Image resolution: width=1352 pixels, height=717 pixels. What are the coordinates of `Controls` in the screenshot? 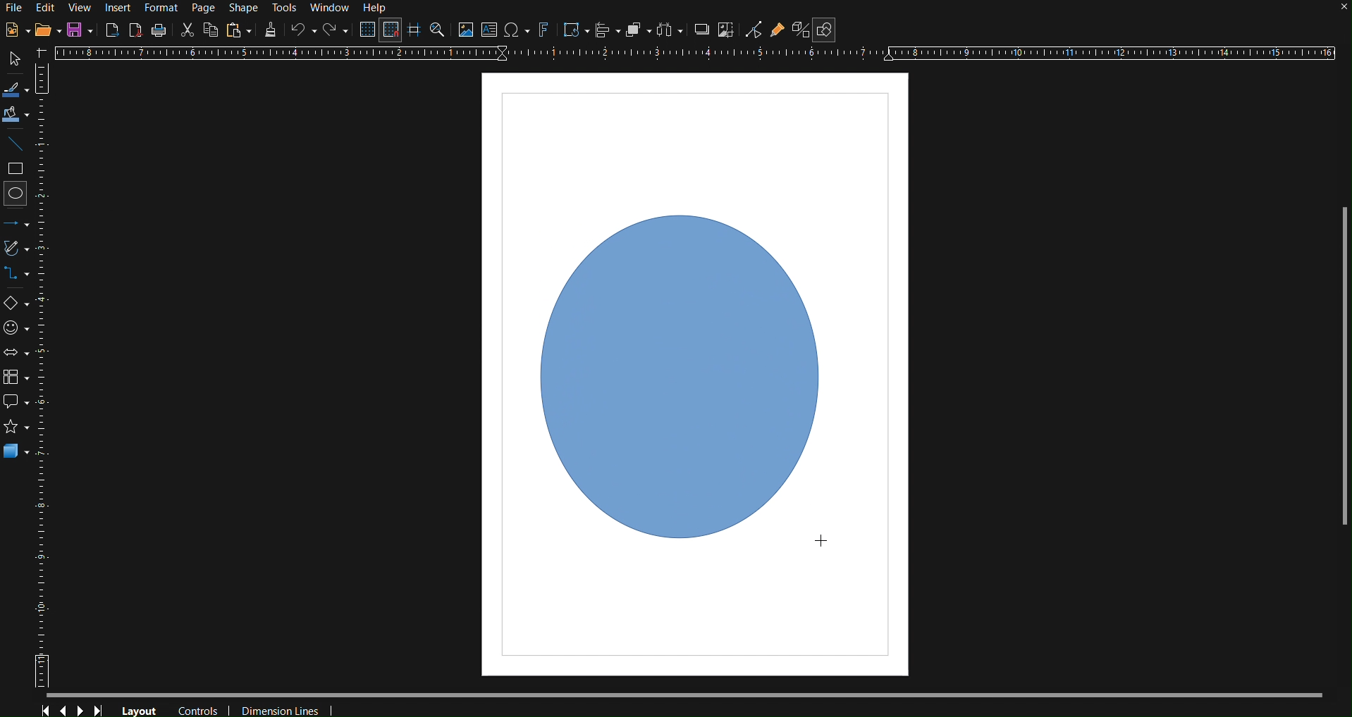 It's located at (201, 709).